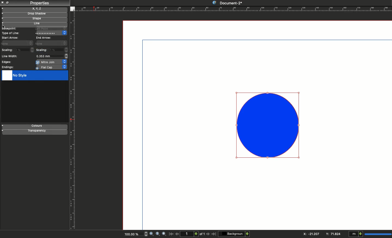  What do you see at coordinates (164, 234) in the screenshot?
I see `Zoom in` at bounding box center [164, 234].